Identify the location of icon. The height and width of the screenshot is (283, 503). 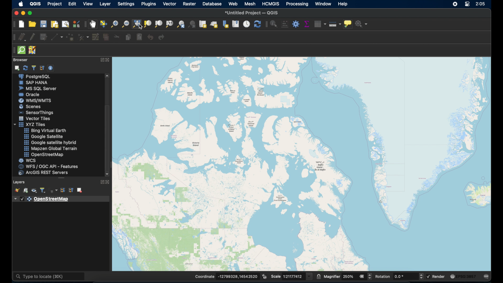
(29, 199).